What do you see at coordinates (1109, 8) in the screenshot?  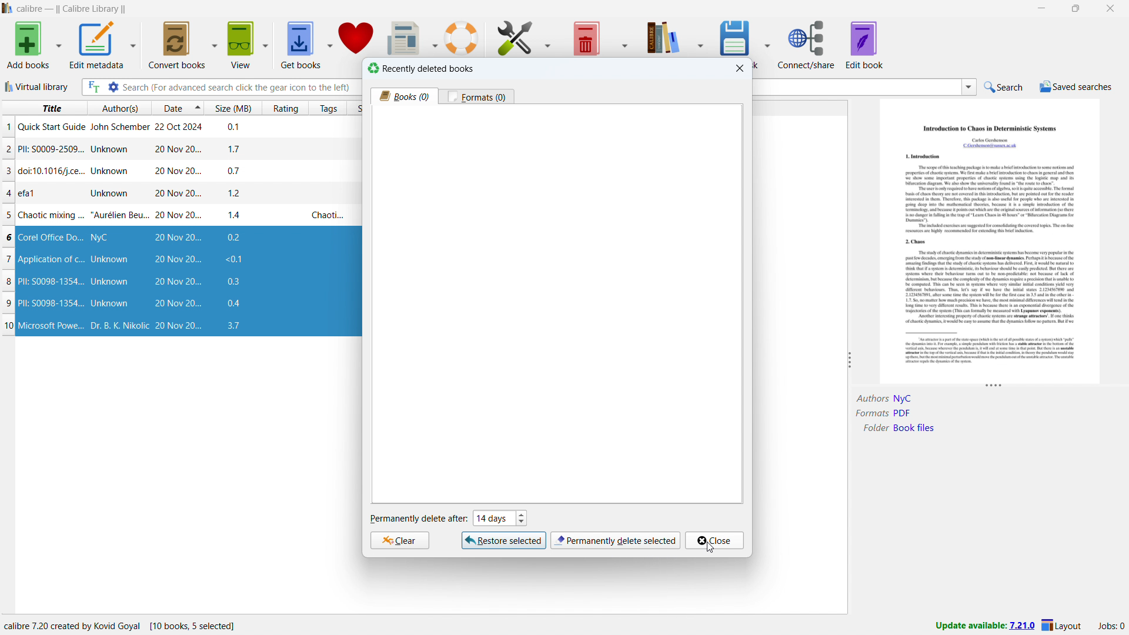 I see `close` at bounding box center [1109, 8].